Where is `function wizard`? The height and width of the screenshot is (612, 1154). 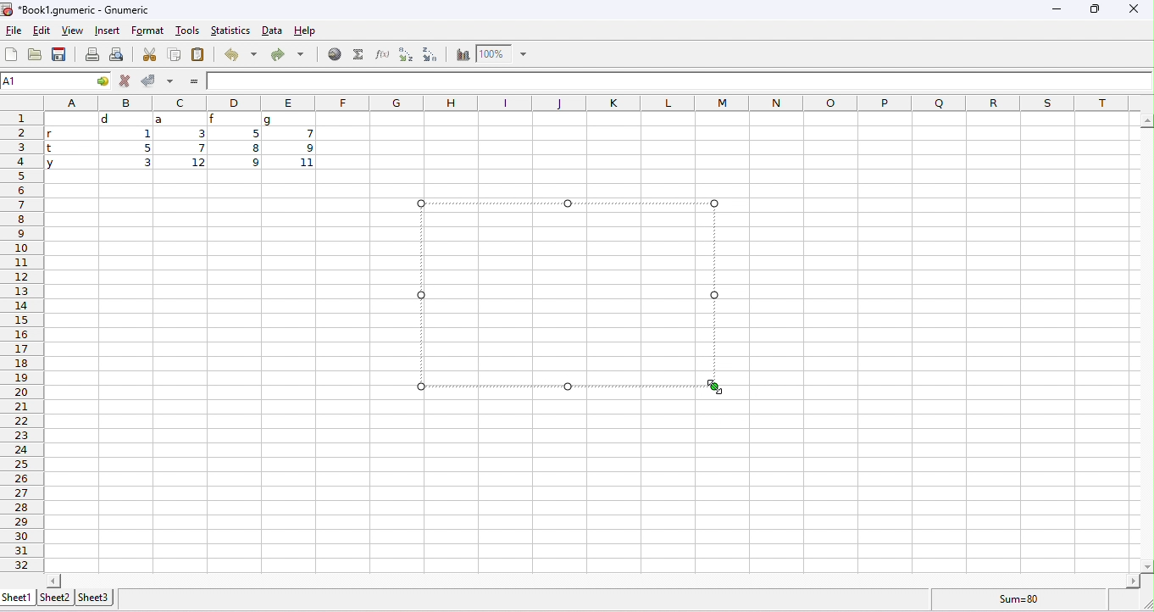
function wizard is located at coordinates (380, 53).